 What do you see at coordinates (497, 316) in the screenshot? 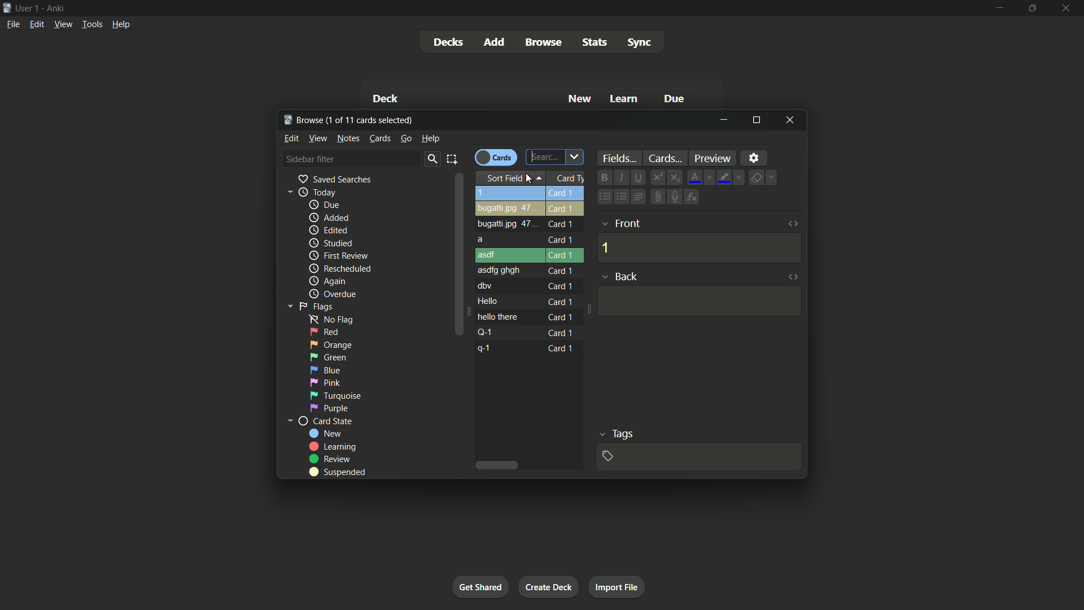
I see `hello there` at bounding box center [497, 316].